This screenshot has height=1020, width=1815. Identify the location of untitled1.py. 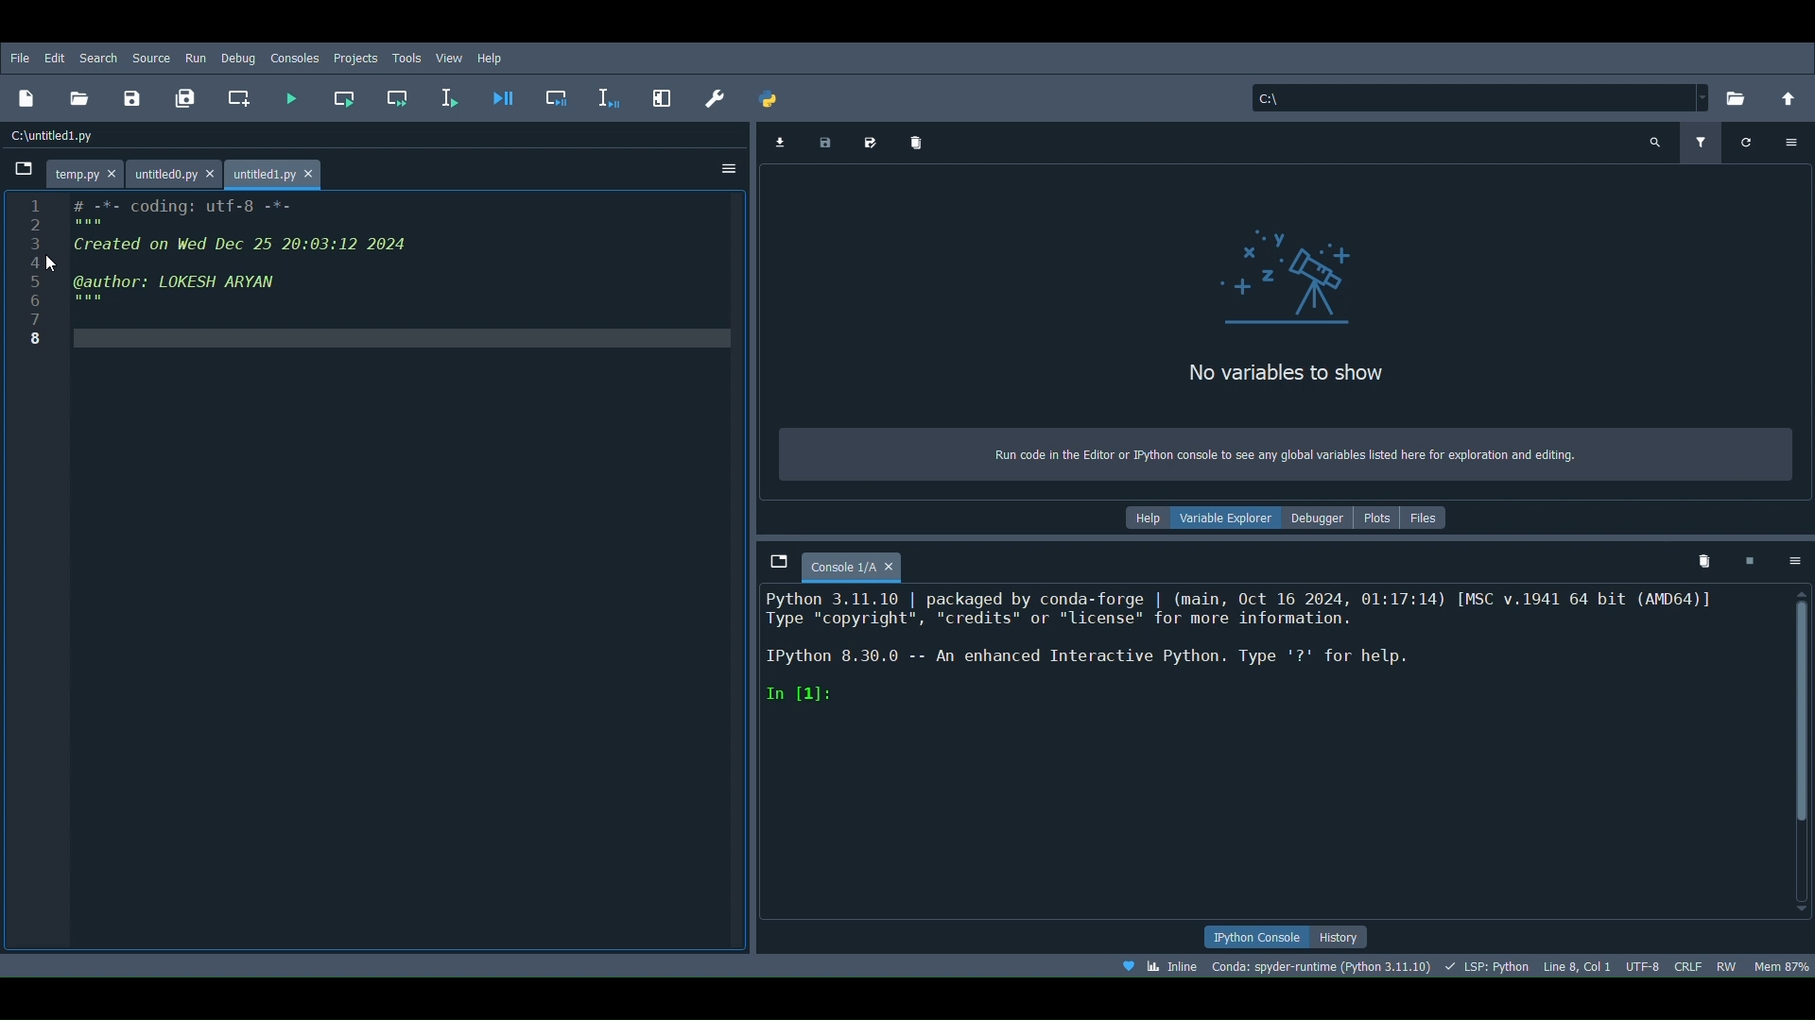
(277, 171).